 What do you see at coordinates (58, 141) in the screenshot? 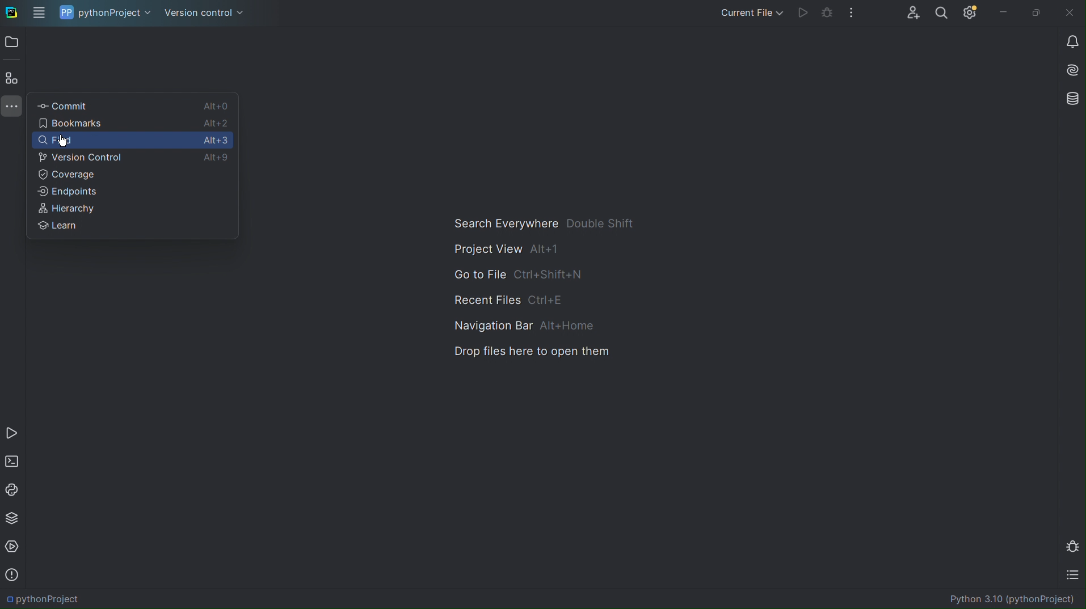
I see `Find` at bounding box center [58, 141].